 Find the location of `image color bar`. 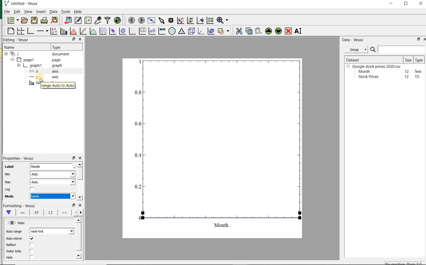

image color bar is located at coordinates (161, 31).